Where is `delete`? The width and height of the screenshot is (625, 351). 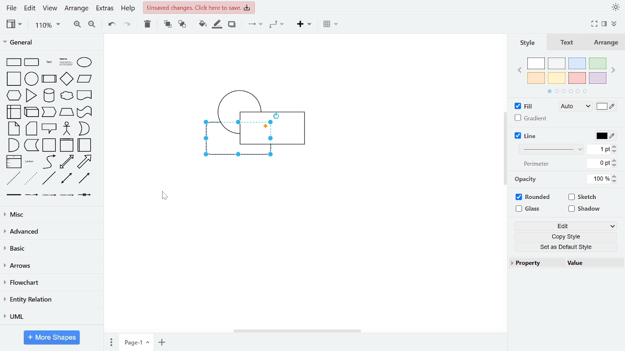
delete is located at coordinates (147, 26).